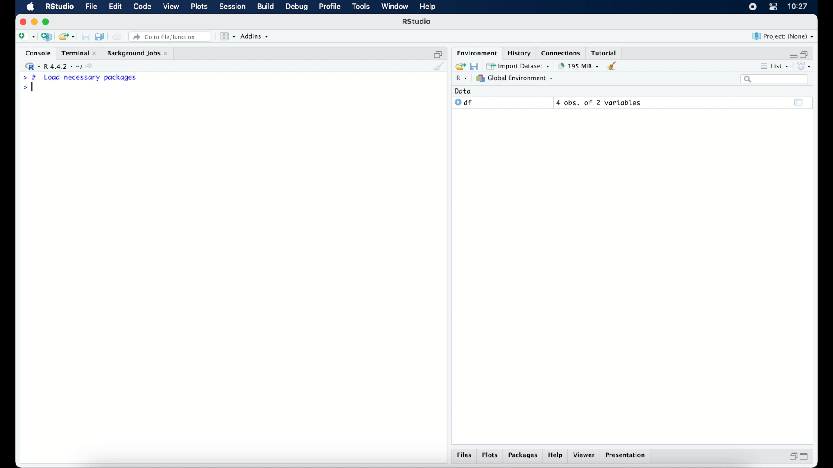  What do you see at coordinates (463, 103) in the screenshot?
I see `df` at bounding box center [463, 103].